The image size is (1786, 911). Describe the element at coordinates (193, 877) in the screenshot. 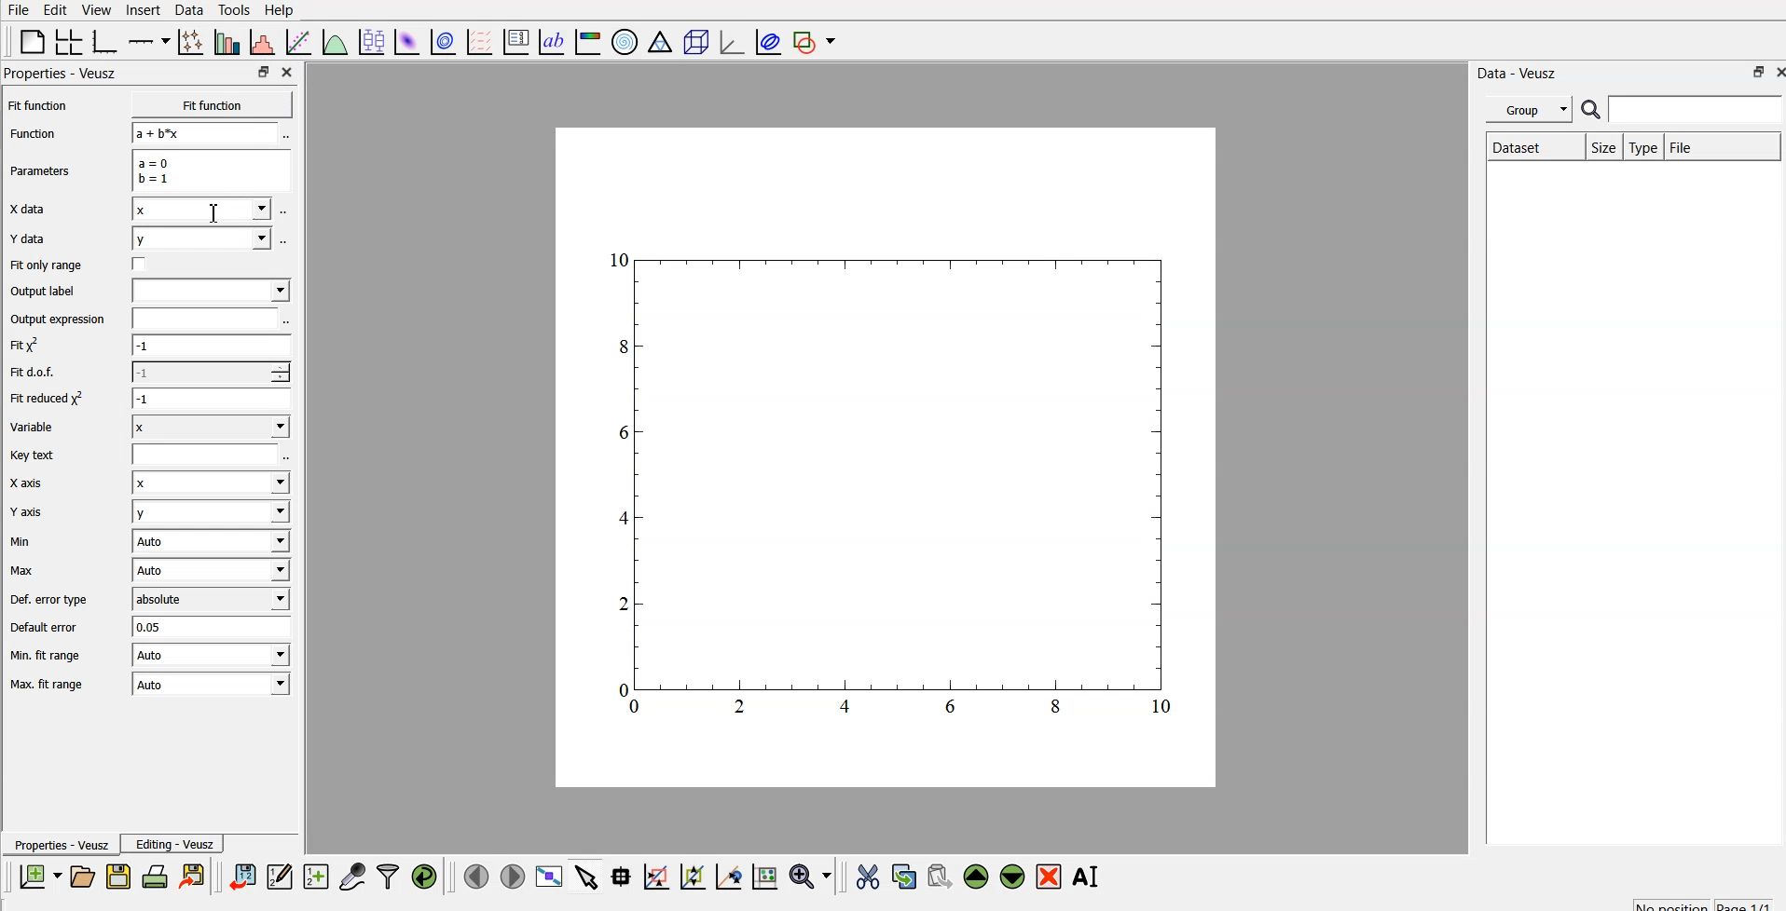

I see `print the document` at that location.